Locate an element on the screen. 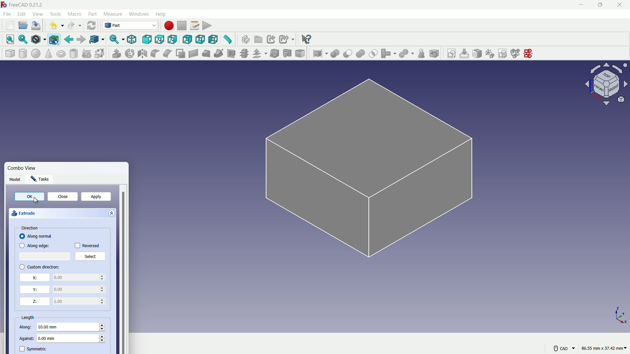  open file is located at coordinates (23, 25).